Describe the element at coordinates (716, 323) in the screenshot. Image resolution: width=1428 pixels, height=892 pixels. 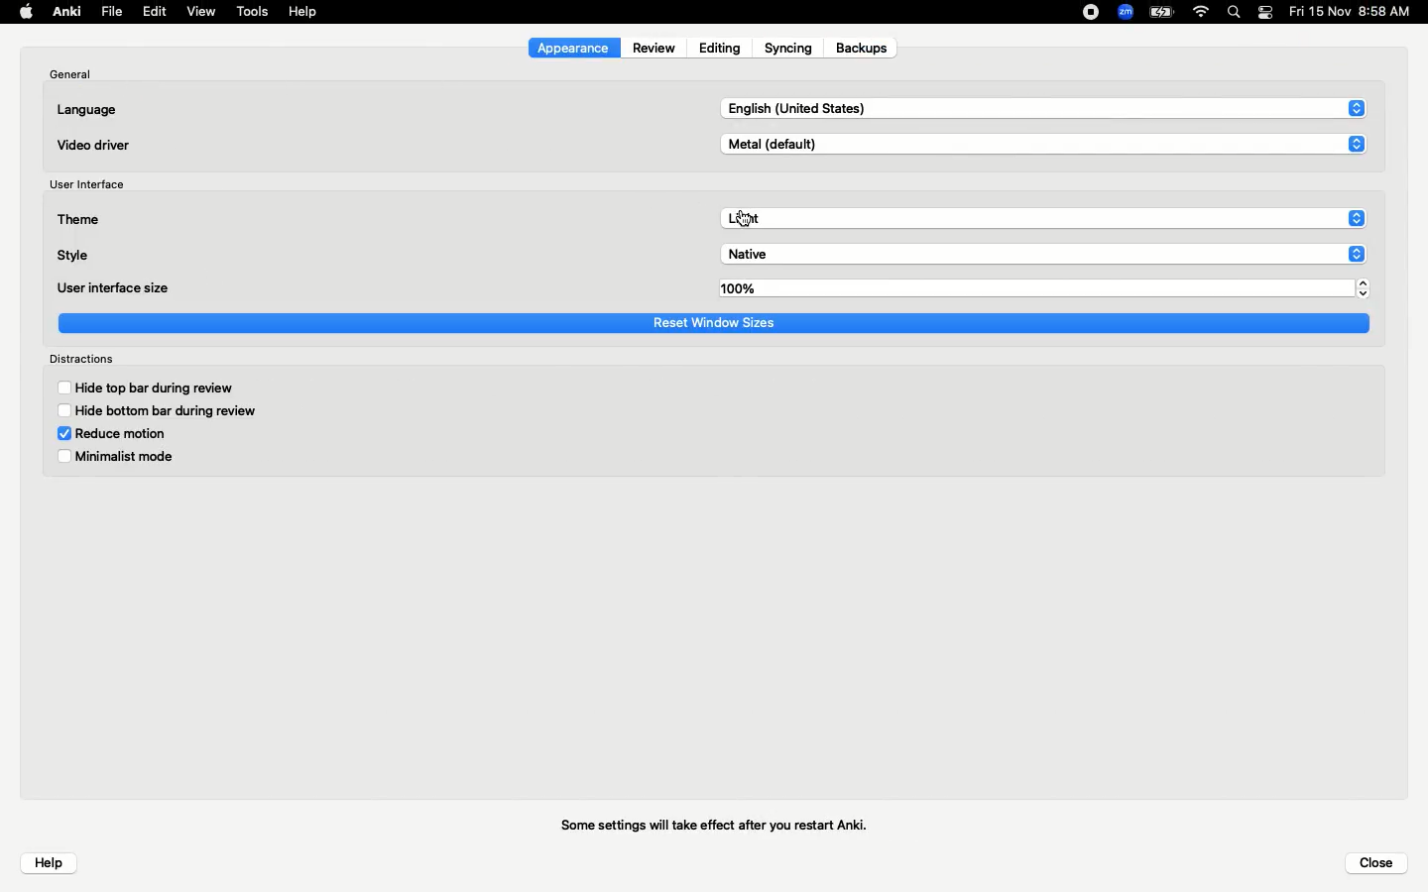
I see `Reset window sizes` at that location.